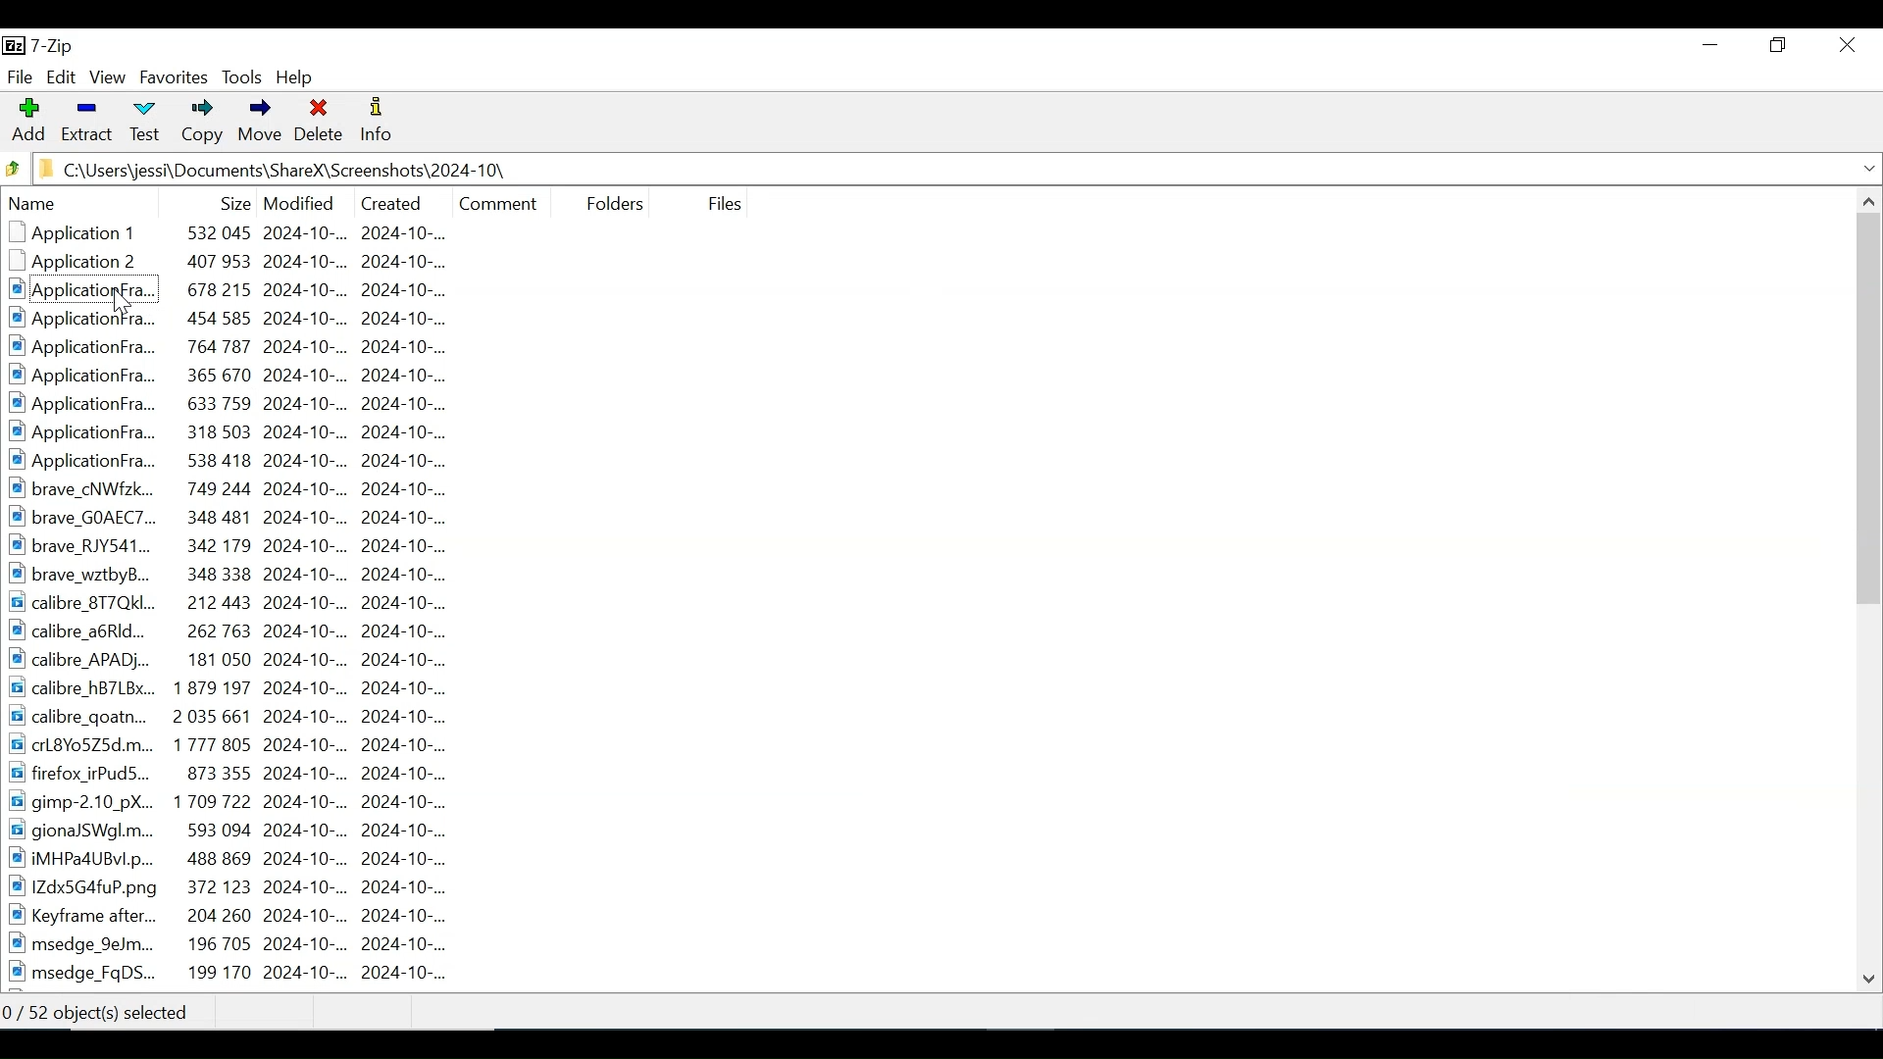 The height and width of the screenshot is (1059, 1883). Describe the element at coordinates (320, 124) in the screenshot. I see `Delete` at that location.